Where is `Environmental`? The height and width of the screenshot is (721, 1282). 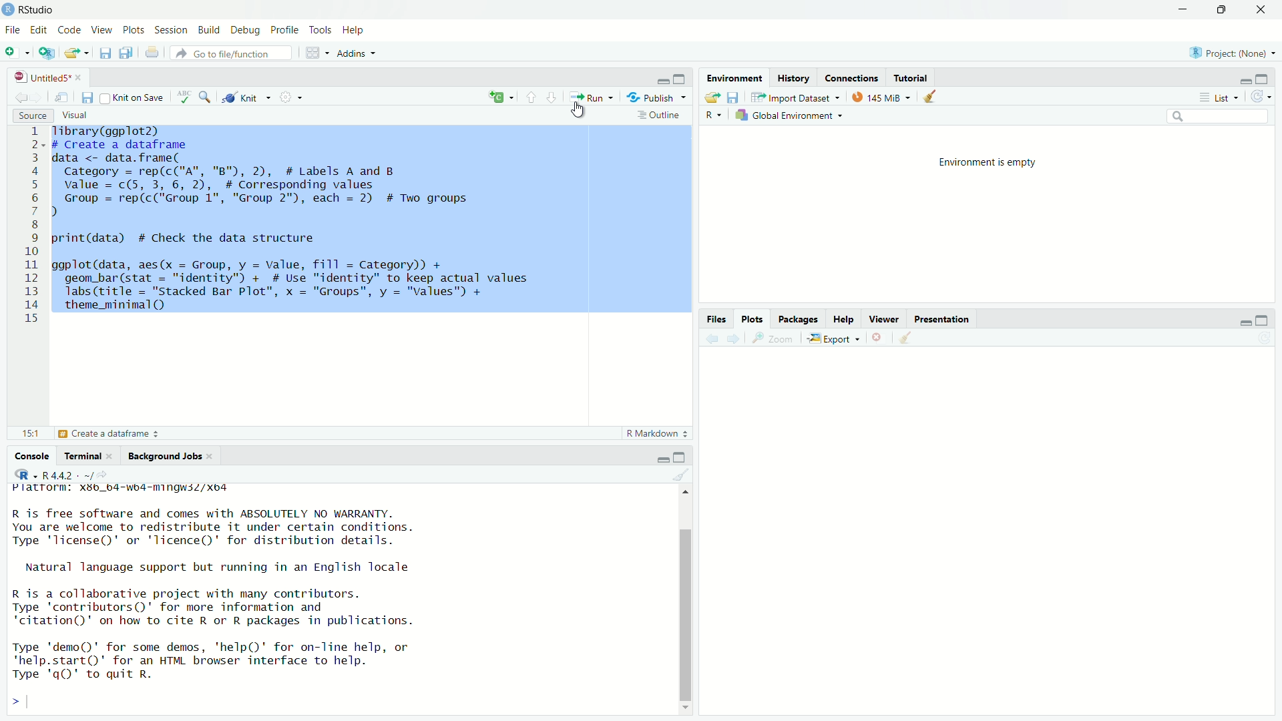
Environmental is located at coordinates (734, 77).